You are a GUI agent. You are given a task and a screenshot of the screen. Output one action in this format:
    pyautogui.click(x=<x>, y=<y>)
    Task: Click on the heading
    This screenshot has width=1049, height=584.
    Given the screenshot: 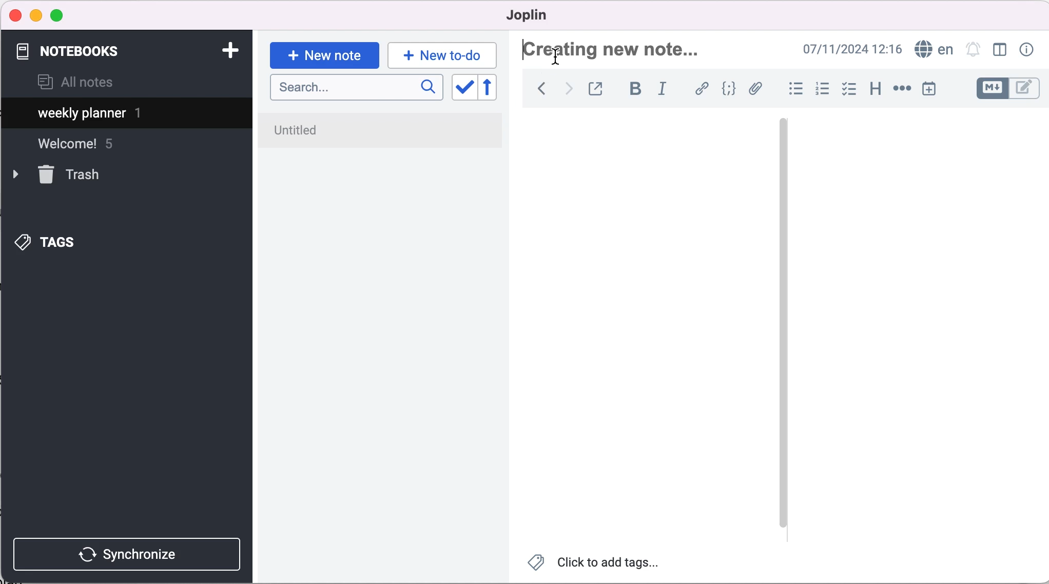 What is the action you would take?
    pyautogui.click(x=875, y=87)
    